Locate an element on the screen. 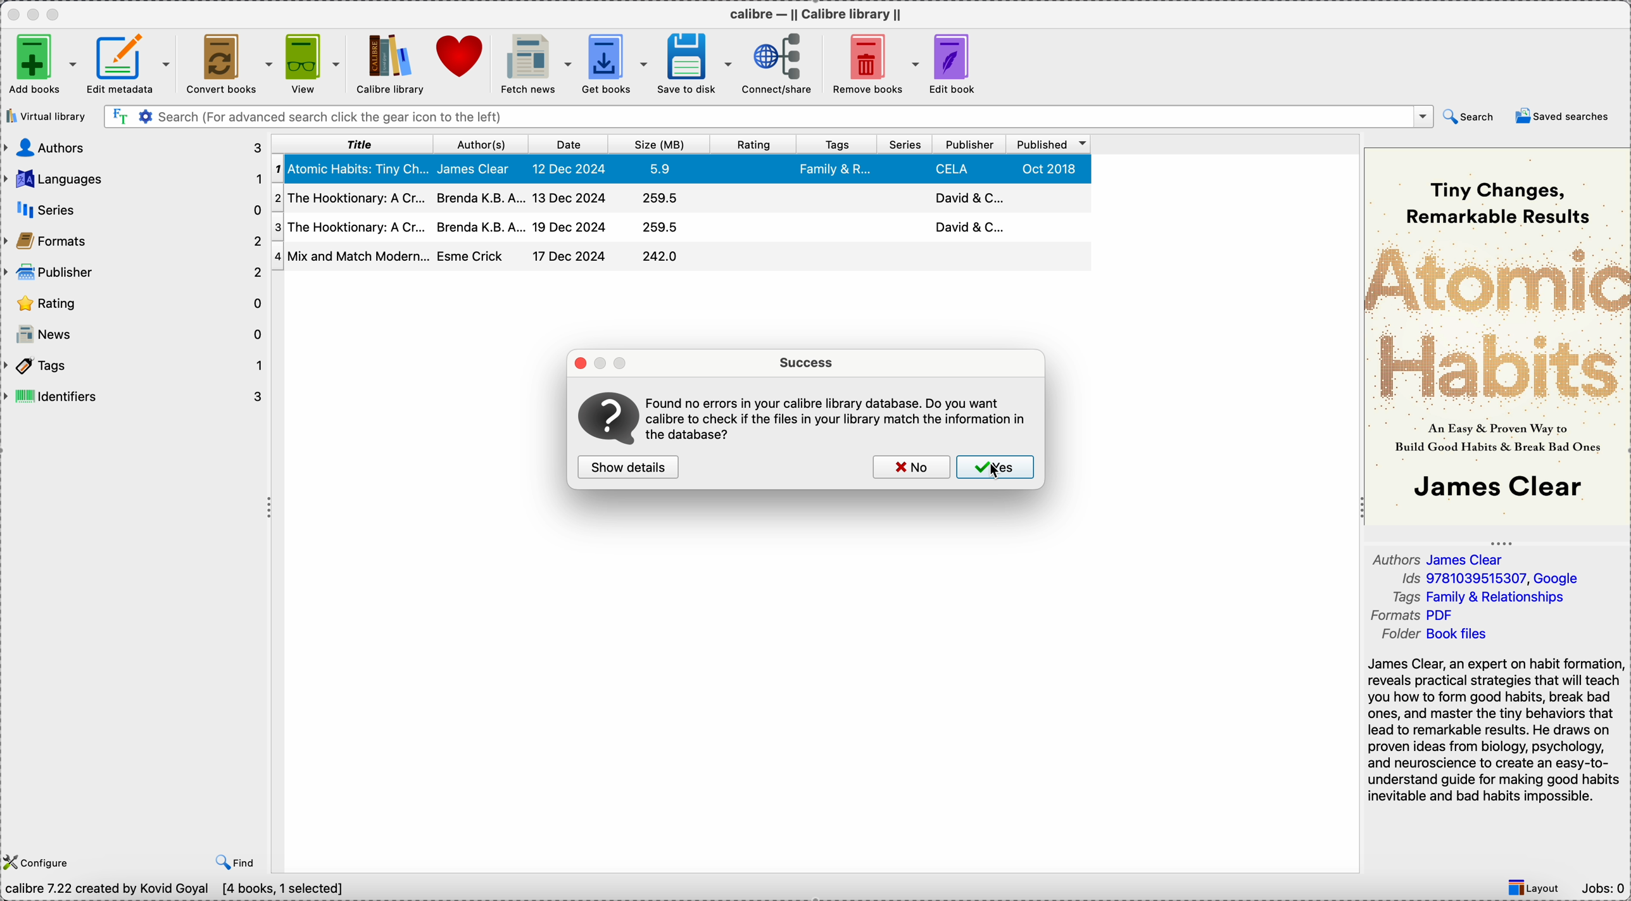  Folder Book files is located at coordinates (1437, 636).